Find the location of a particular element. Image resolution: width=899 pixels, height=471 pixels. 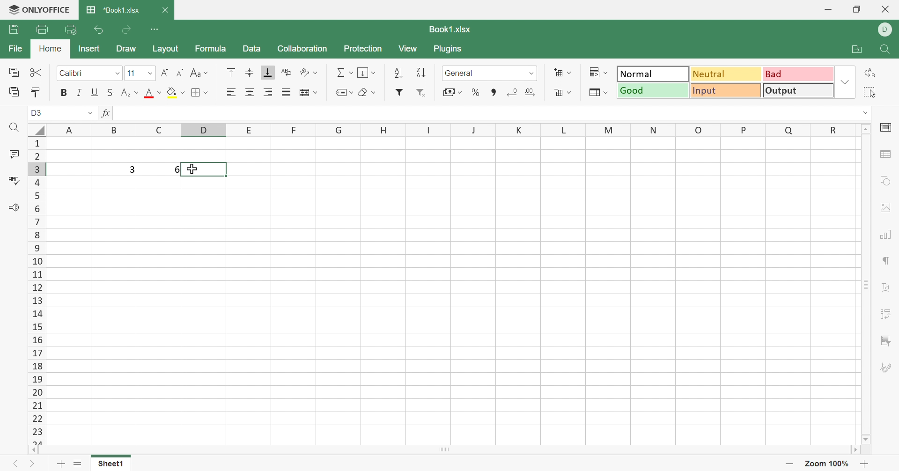

Conditional formatting is located at coordinates (599, 73).